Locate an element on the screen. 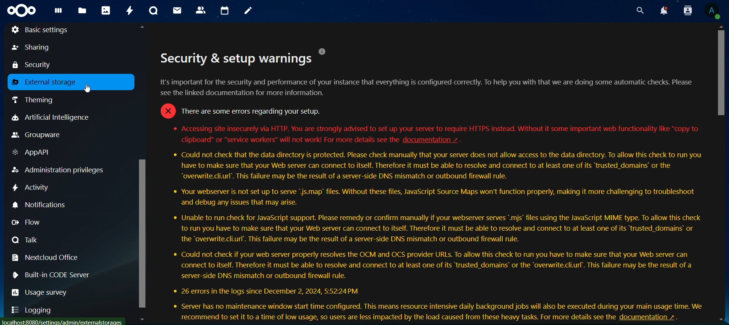 The image size is (729, 325). scrollbar is located at coordinates (143, 234).